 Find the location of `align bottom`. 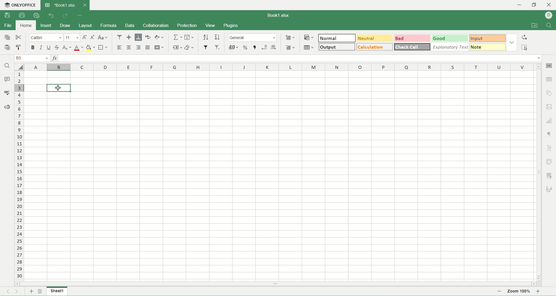

align bottom is located at coordinates (138, 38).